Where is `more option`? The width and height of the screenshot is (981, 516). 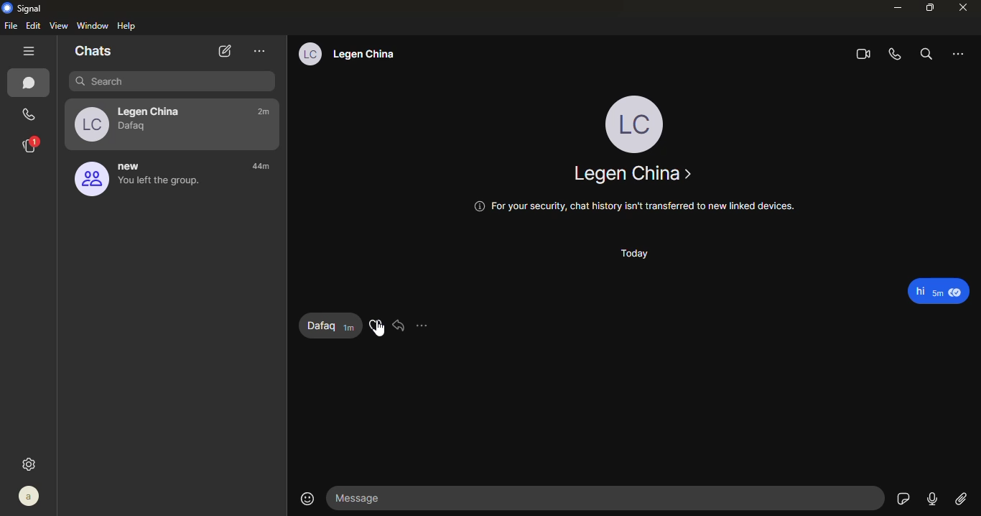
more option is located at coordinates (260, 50).